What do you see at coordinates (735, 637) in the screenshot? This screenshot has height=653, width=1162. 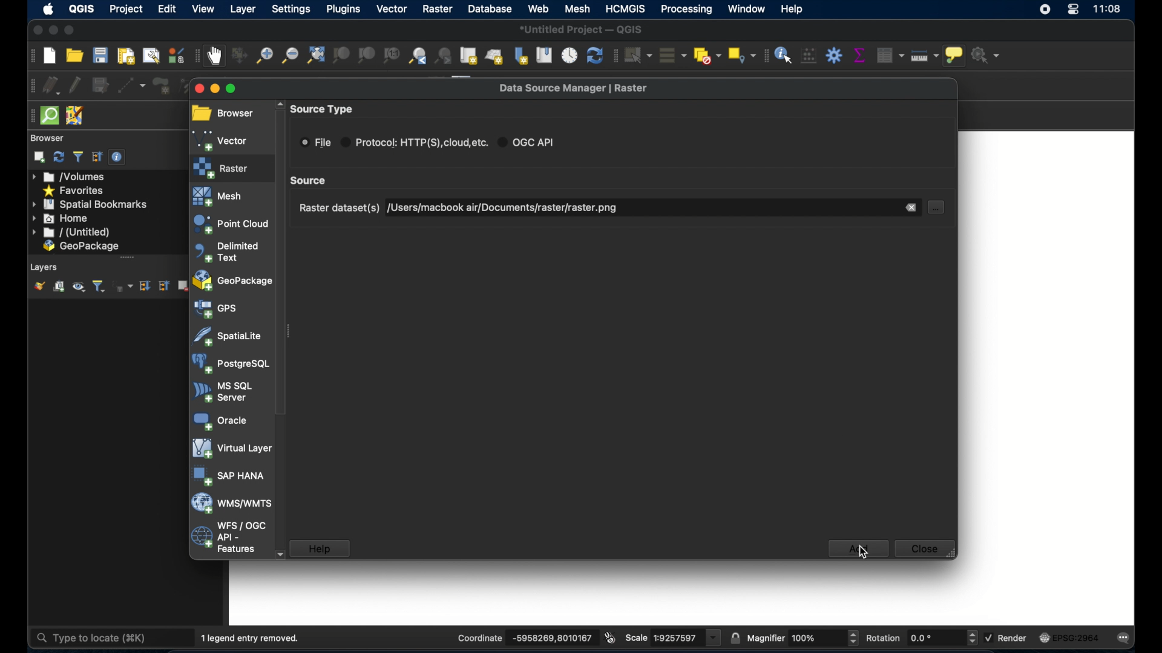 I see `lock scale` at bounding box center [735, 637].